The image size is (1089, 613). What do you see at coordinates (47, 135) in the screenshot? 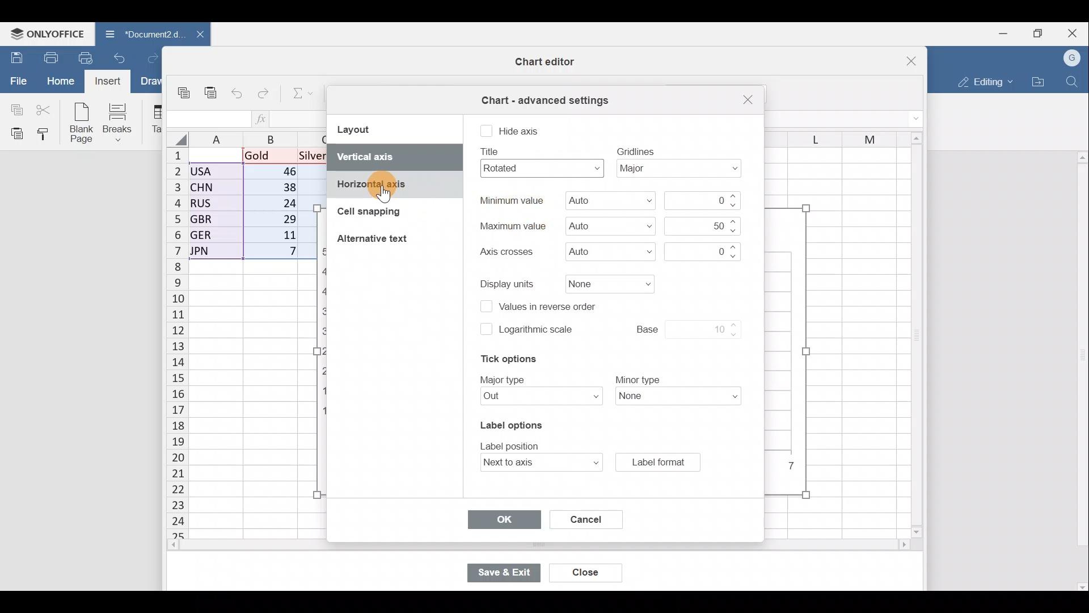
I see `Copy style` at bounding box center [47, 135].